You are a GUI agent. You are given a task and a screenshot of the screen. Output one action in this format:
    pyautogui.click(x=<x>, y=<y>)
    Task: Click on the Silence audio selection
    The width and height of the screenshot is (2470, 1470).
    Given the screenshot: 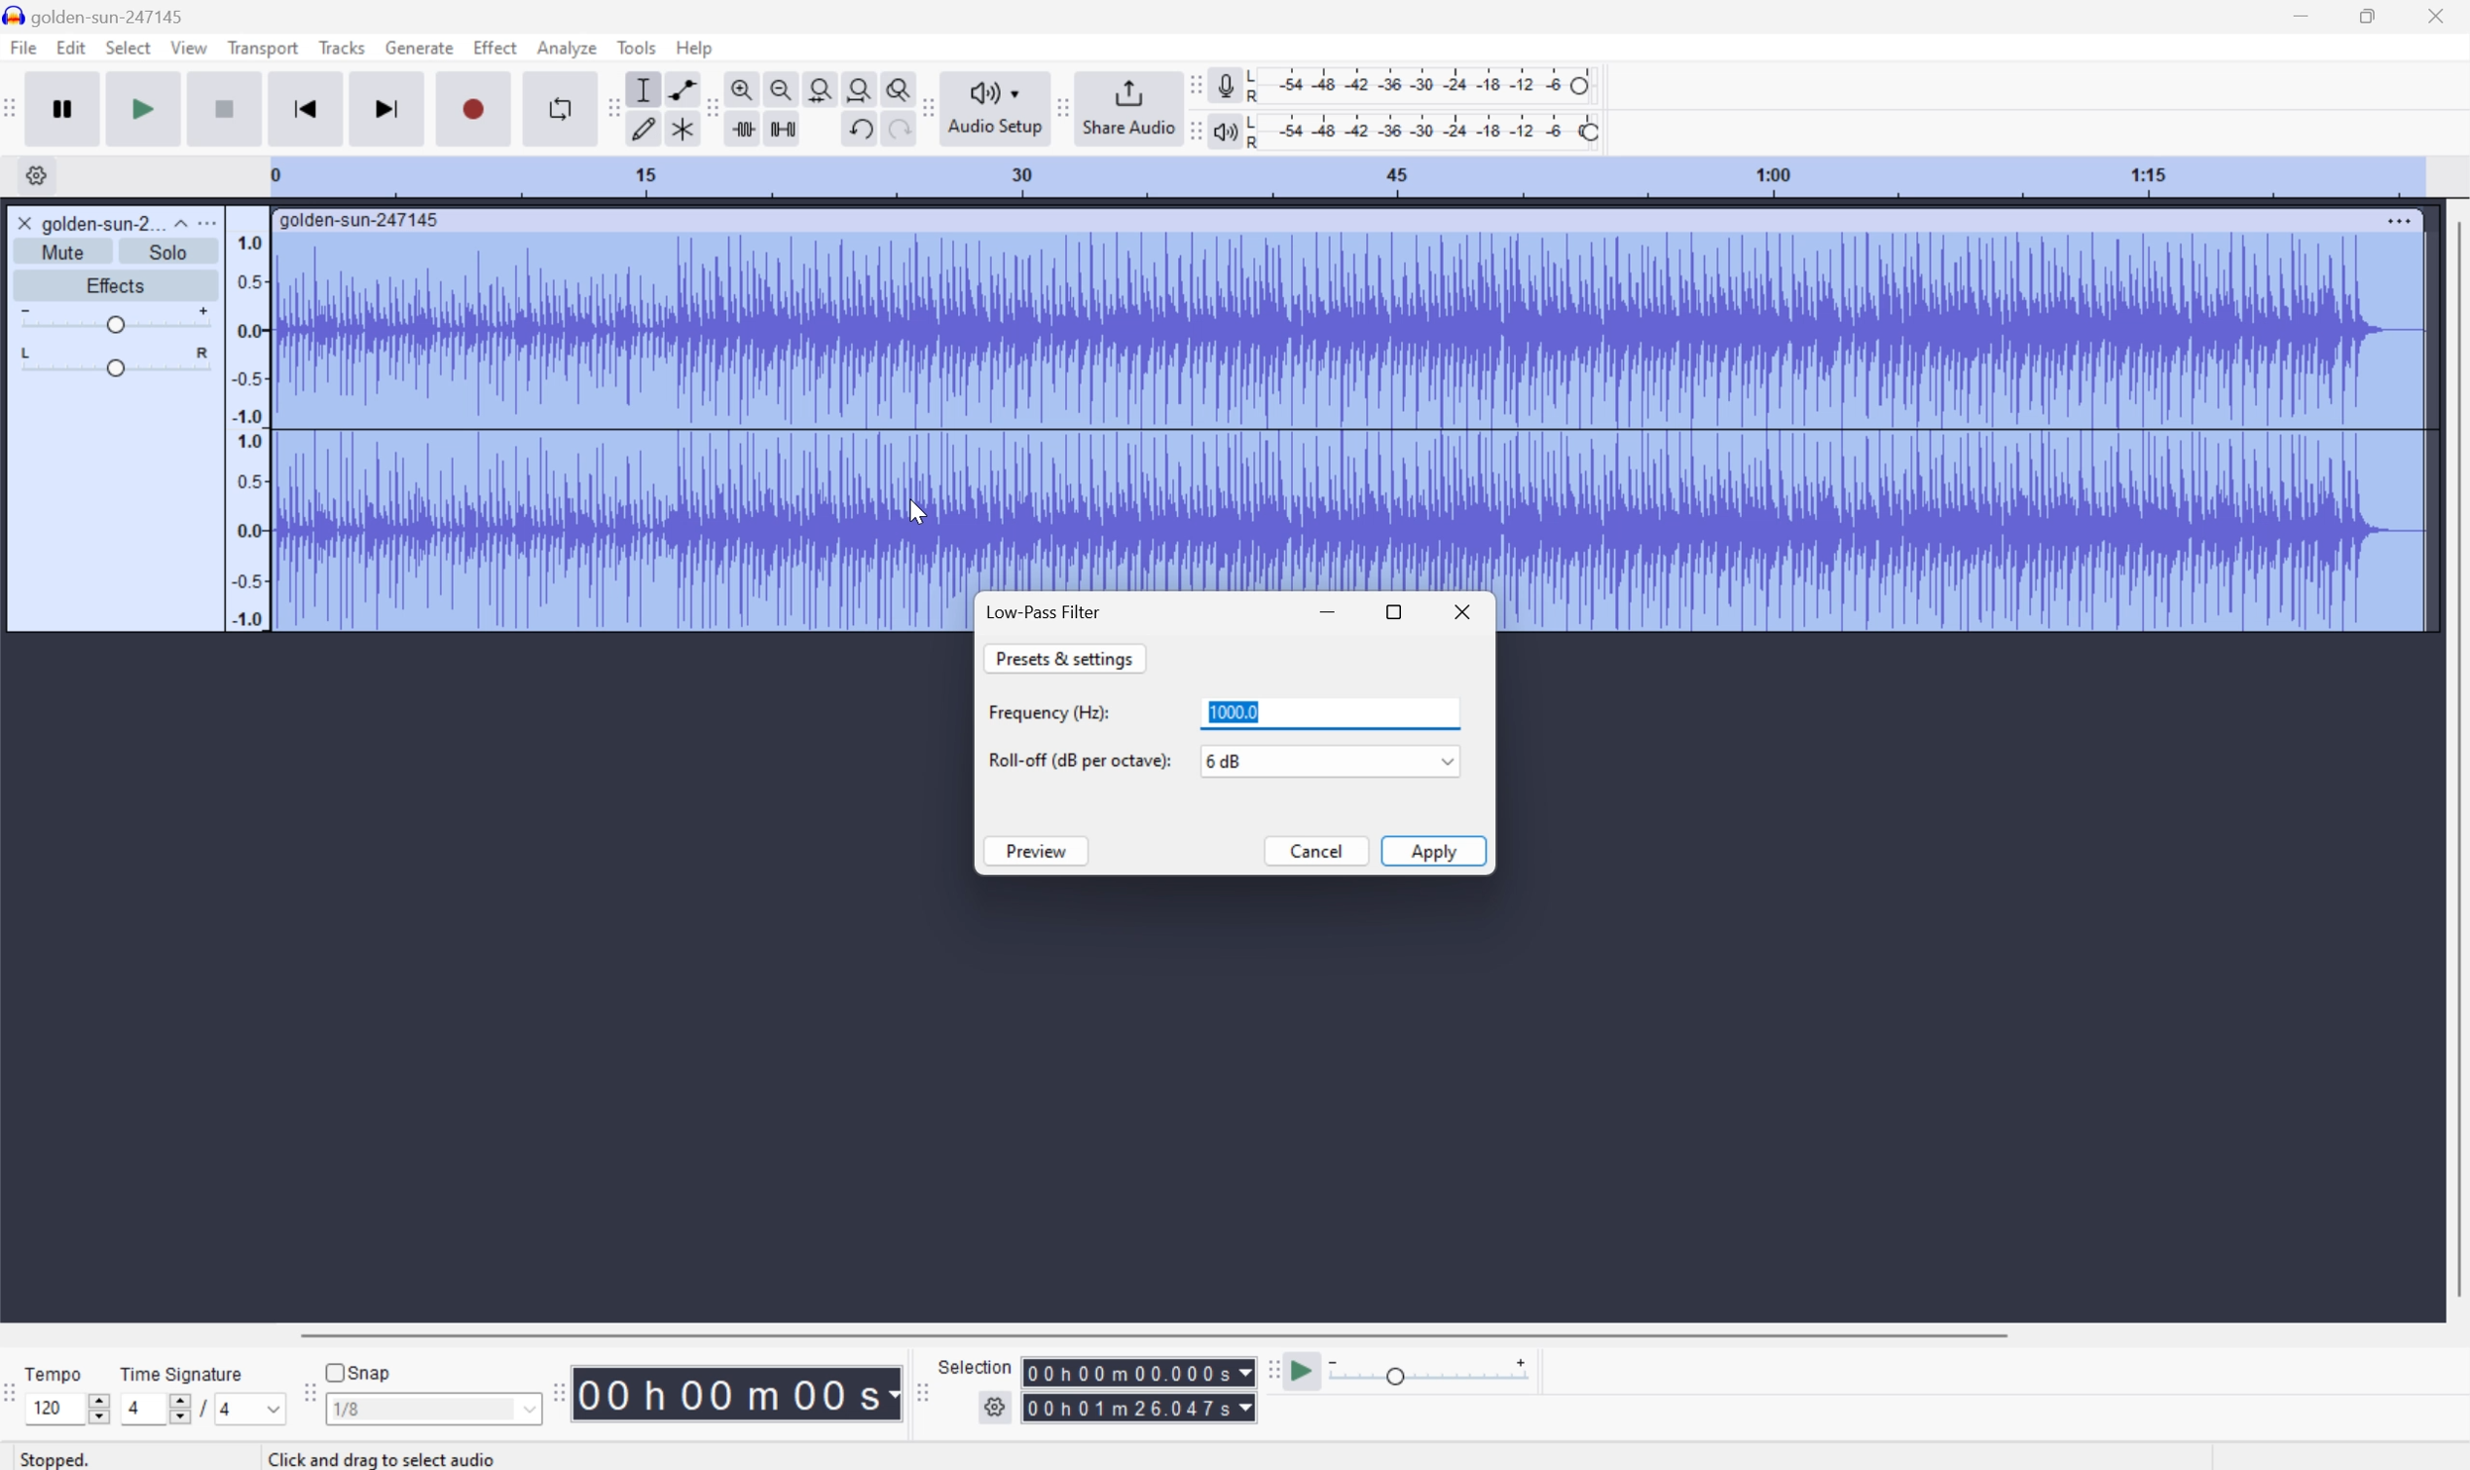 What is the action you would take?
    pyautogui.click(x=783, y=129)
    